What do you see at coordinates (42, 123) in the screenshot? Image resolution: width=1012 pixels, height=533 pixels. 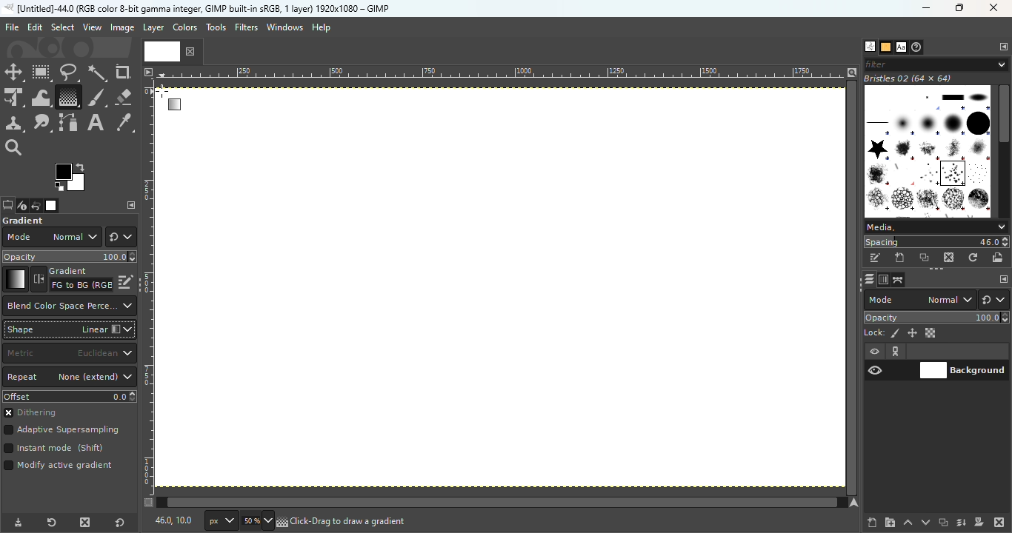 I see `Smudge tool` at bounding box center [42, 123].